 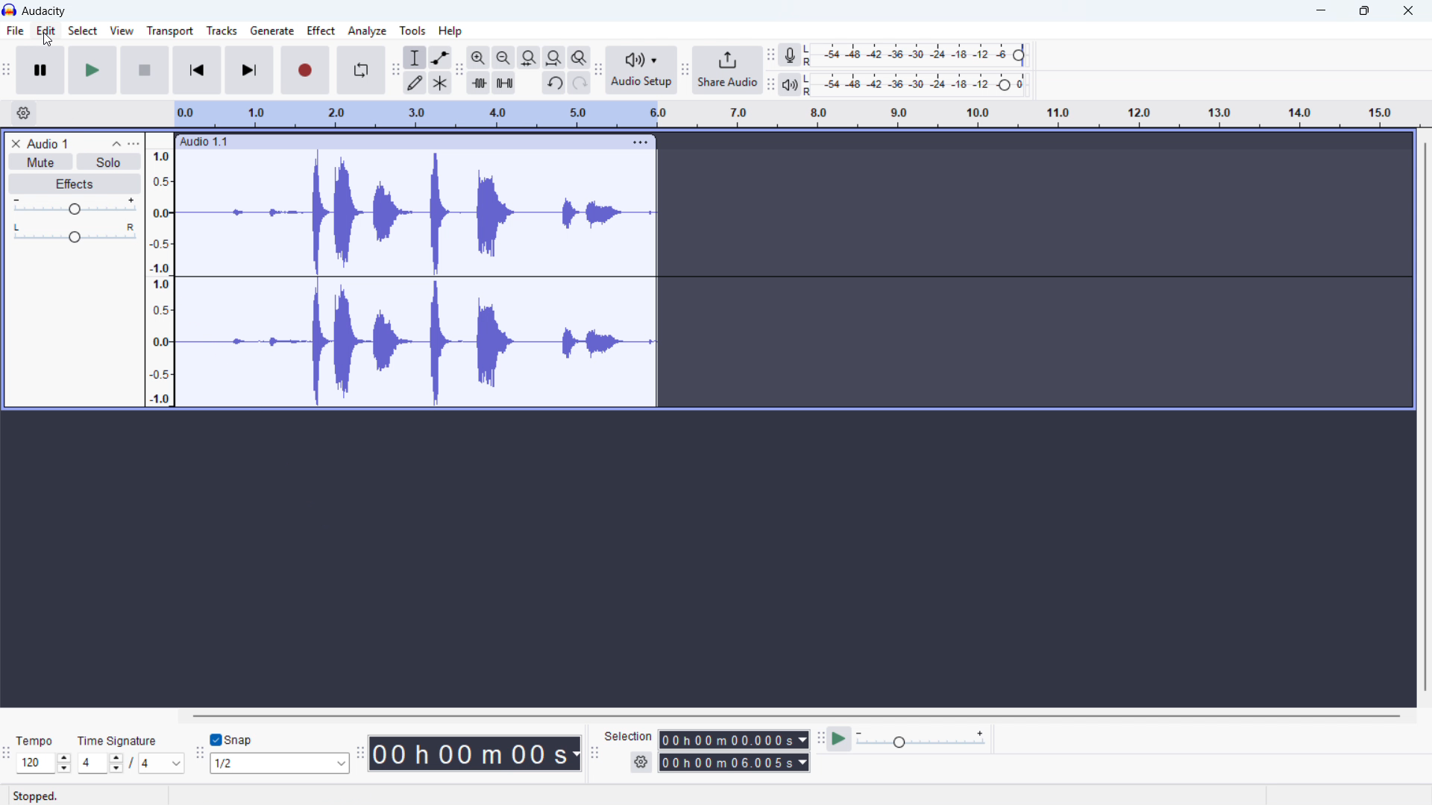 I want to click on audio setup toolbar, so click(x=597, y=71).